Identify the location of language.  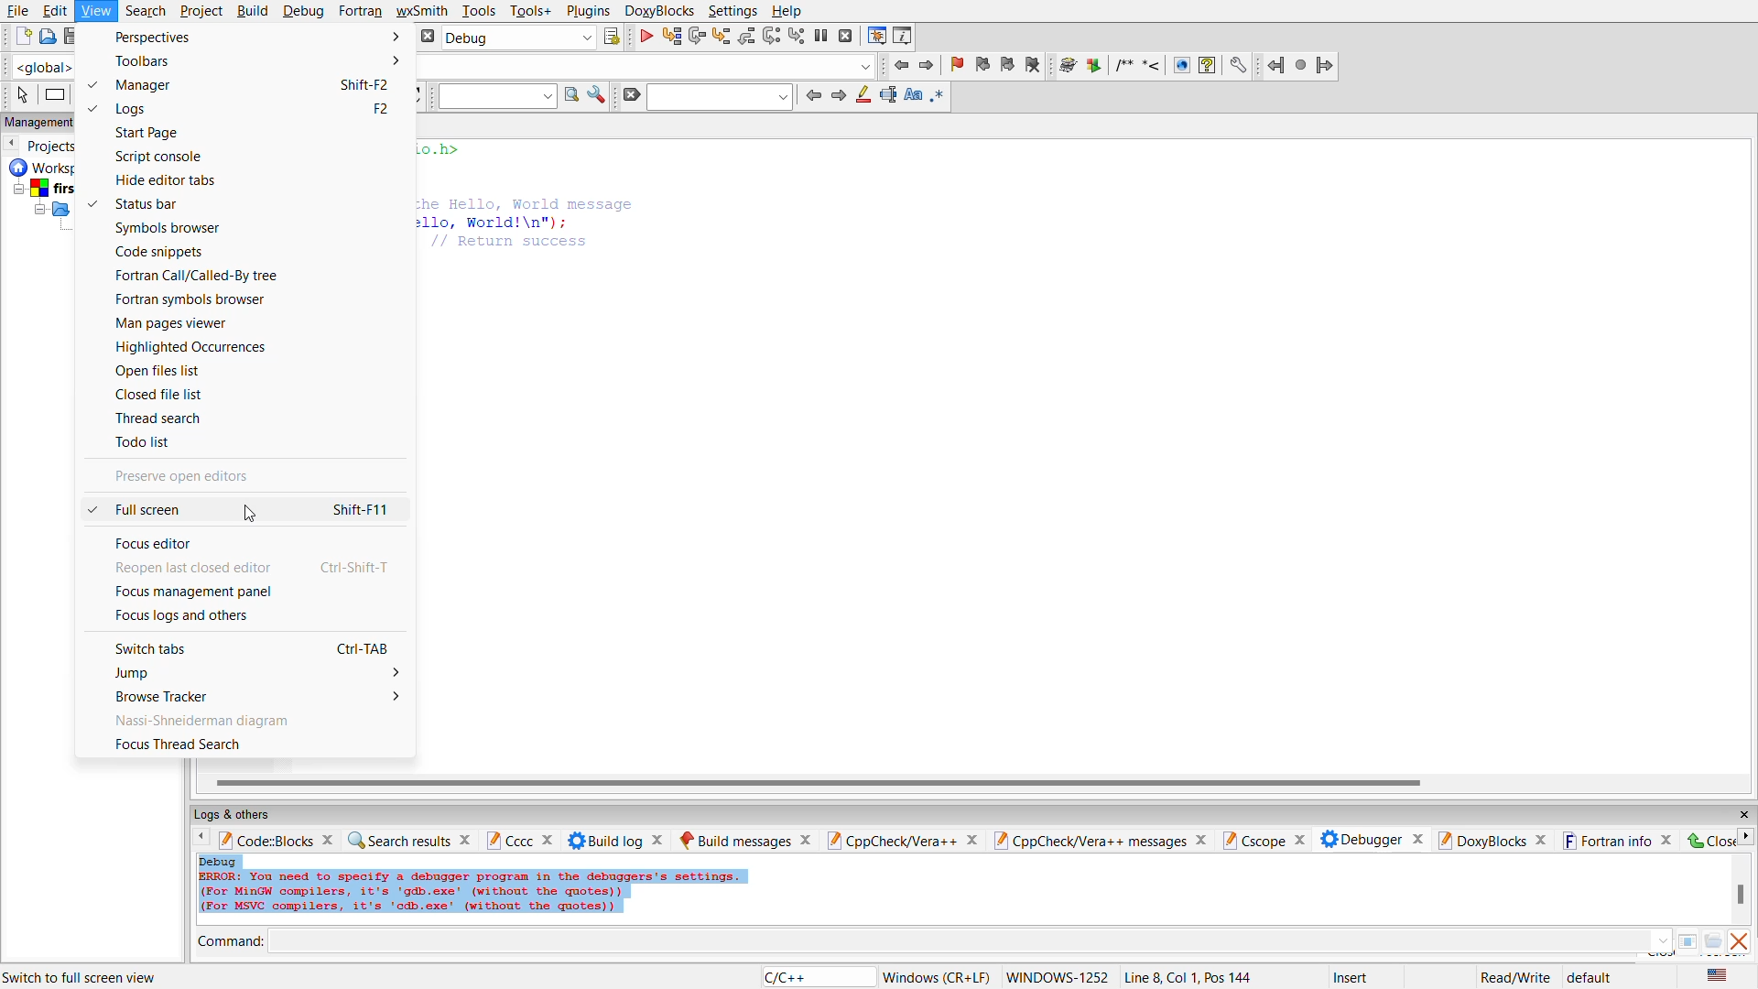
(811, 977).